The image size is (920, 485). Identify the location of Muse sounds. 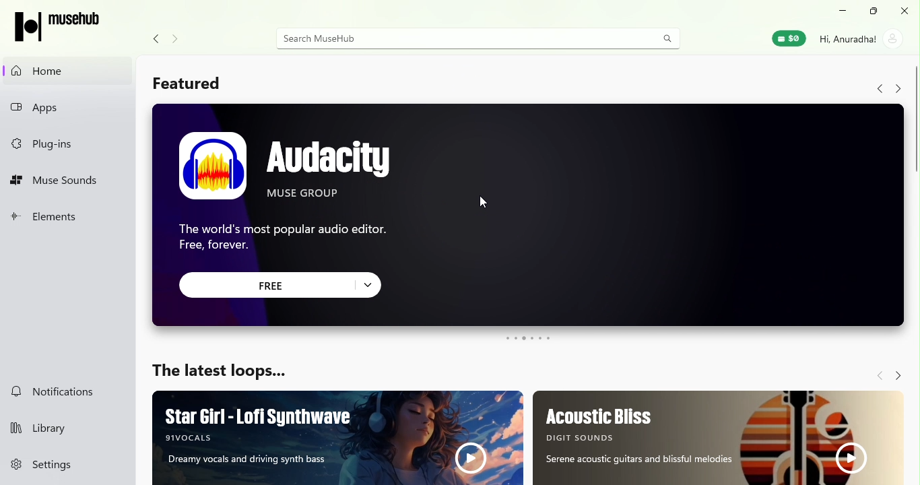
(71, 183).